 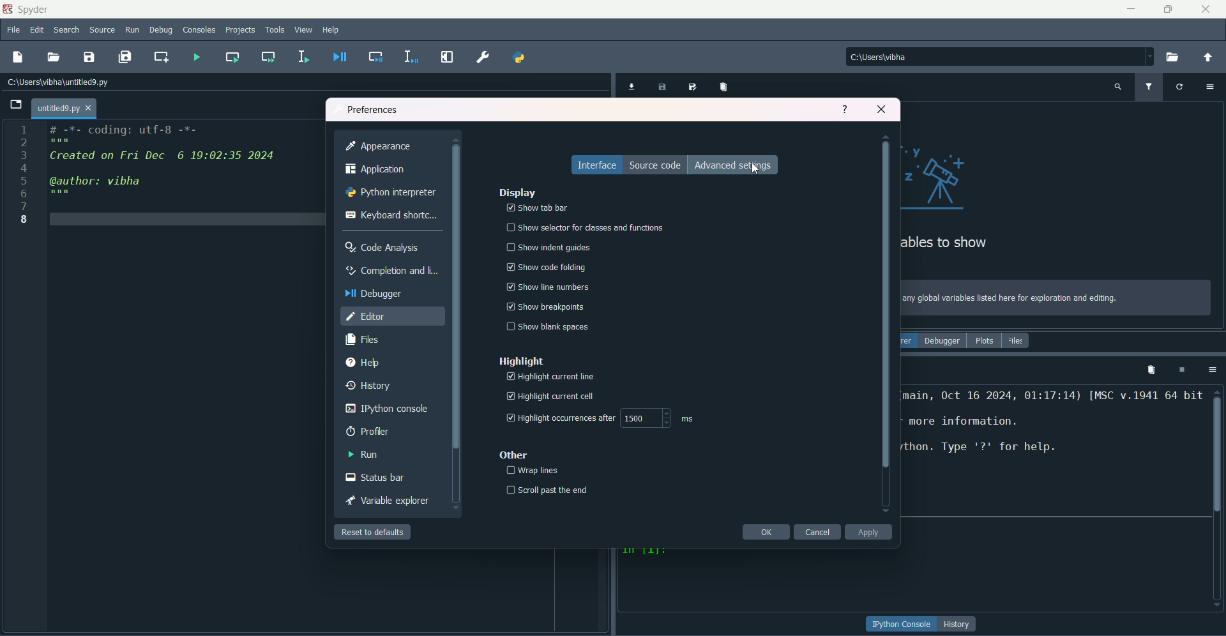 What do you see at coordinates (732, 165) in the screenshot?
I see `advanced settings` at bounding box center [732, 165].